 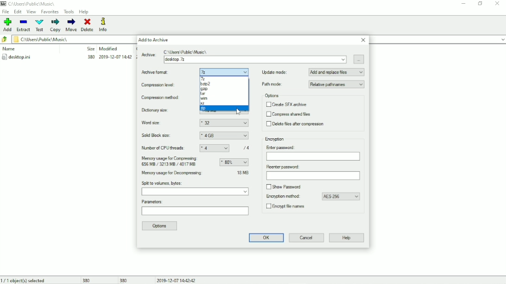 What do you see at coordinates (239, 112) in the screenshot?
I see `Cursor` at bounding box center [239, 112].